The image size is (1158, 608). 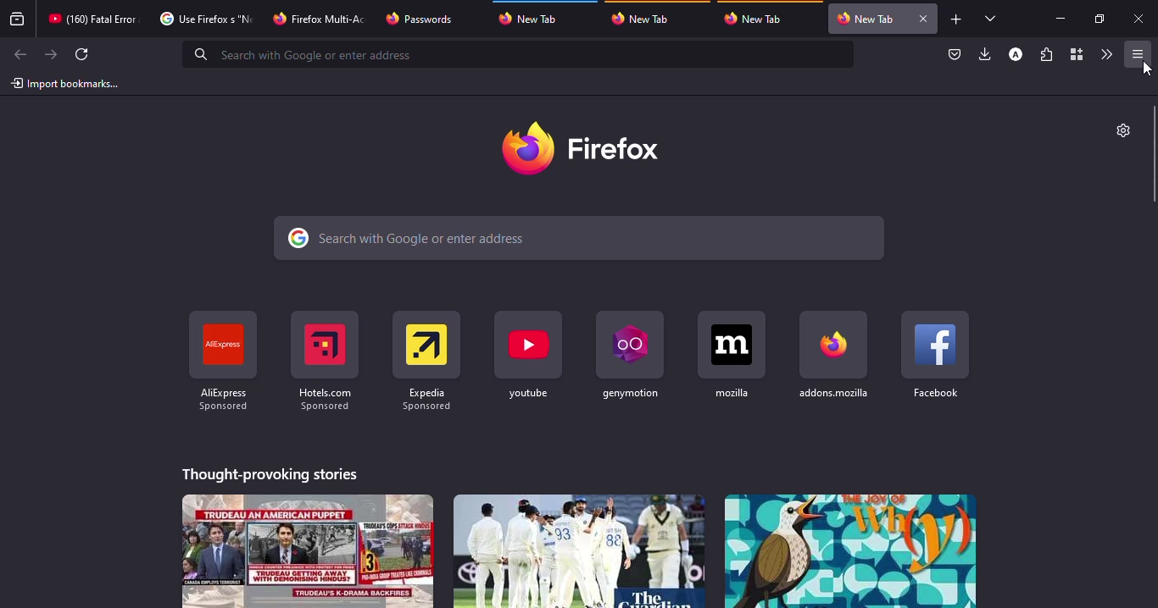 What do you see at coordinates (203, 19) in the screenshot?
I see `tab` at bounding box center [203, 19].